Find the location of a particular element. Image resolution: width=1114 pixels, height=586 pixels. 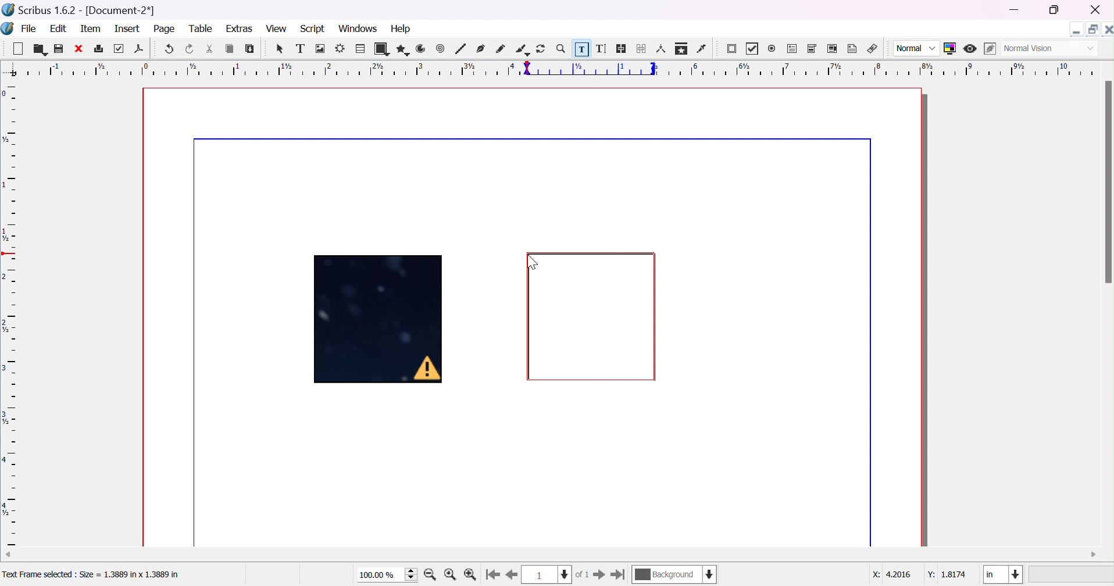

Text Frame selected : Size = 1.3889 in x 1.3889 in is located at coordinates (91, 575).